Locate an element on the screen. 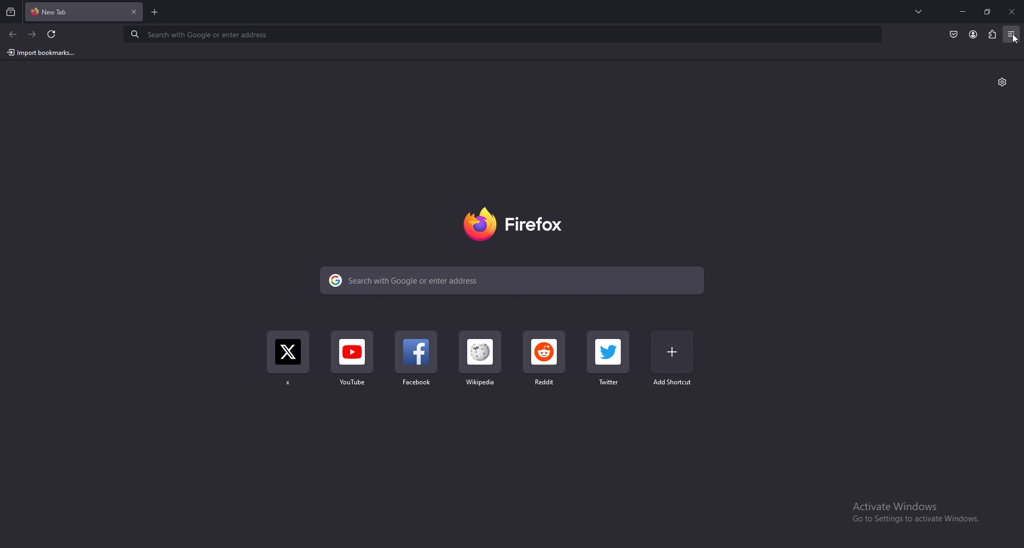  recent browsing is located at coordinates (11, 13).